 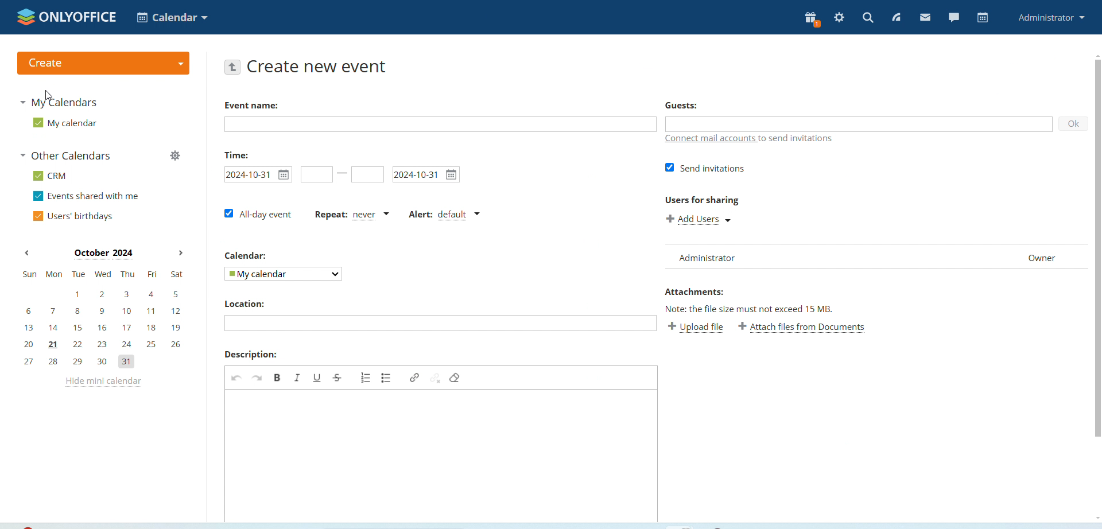 I want to click on repeat dropdown, so click(x=352, y=215).